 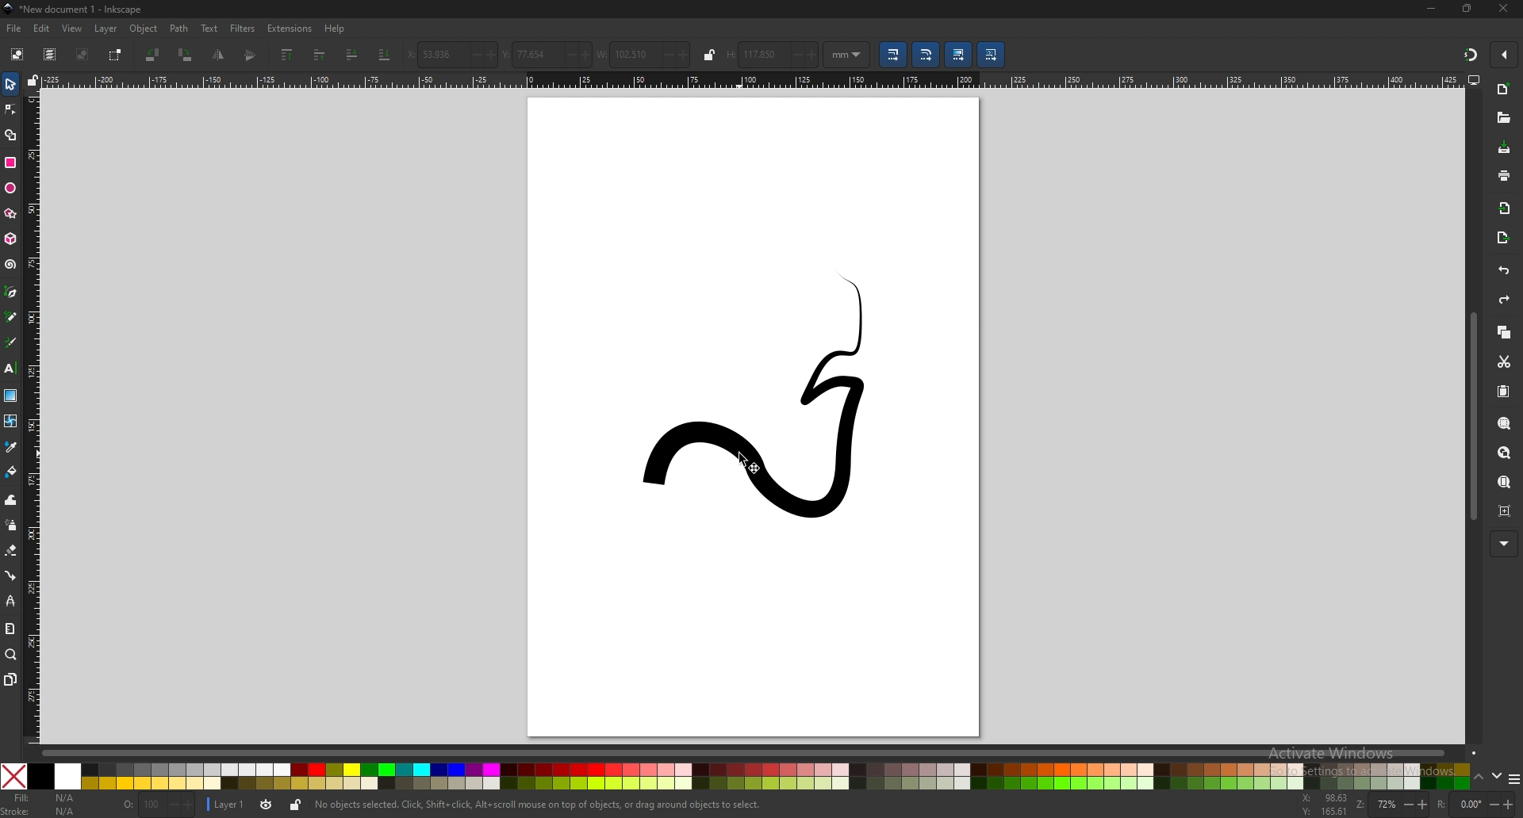 What do you see at coordinates (11, 395) in the screenshot?
I see `gradient` at bounding box center [11, 395].